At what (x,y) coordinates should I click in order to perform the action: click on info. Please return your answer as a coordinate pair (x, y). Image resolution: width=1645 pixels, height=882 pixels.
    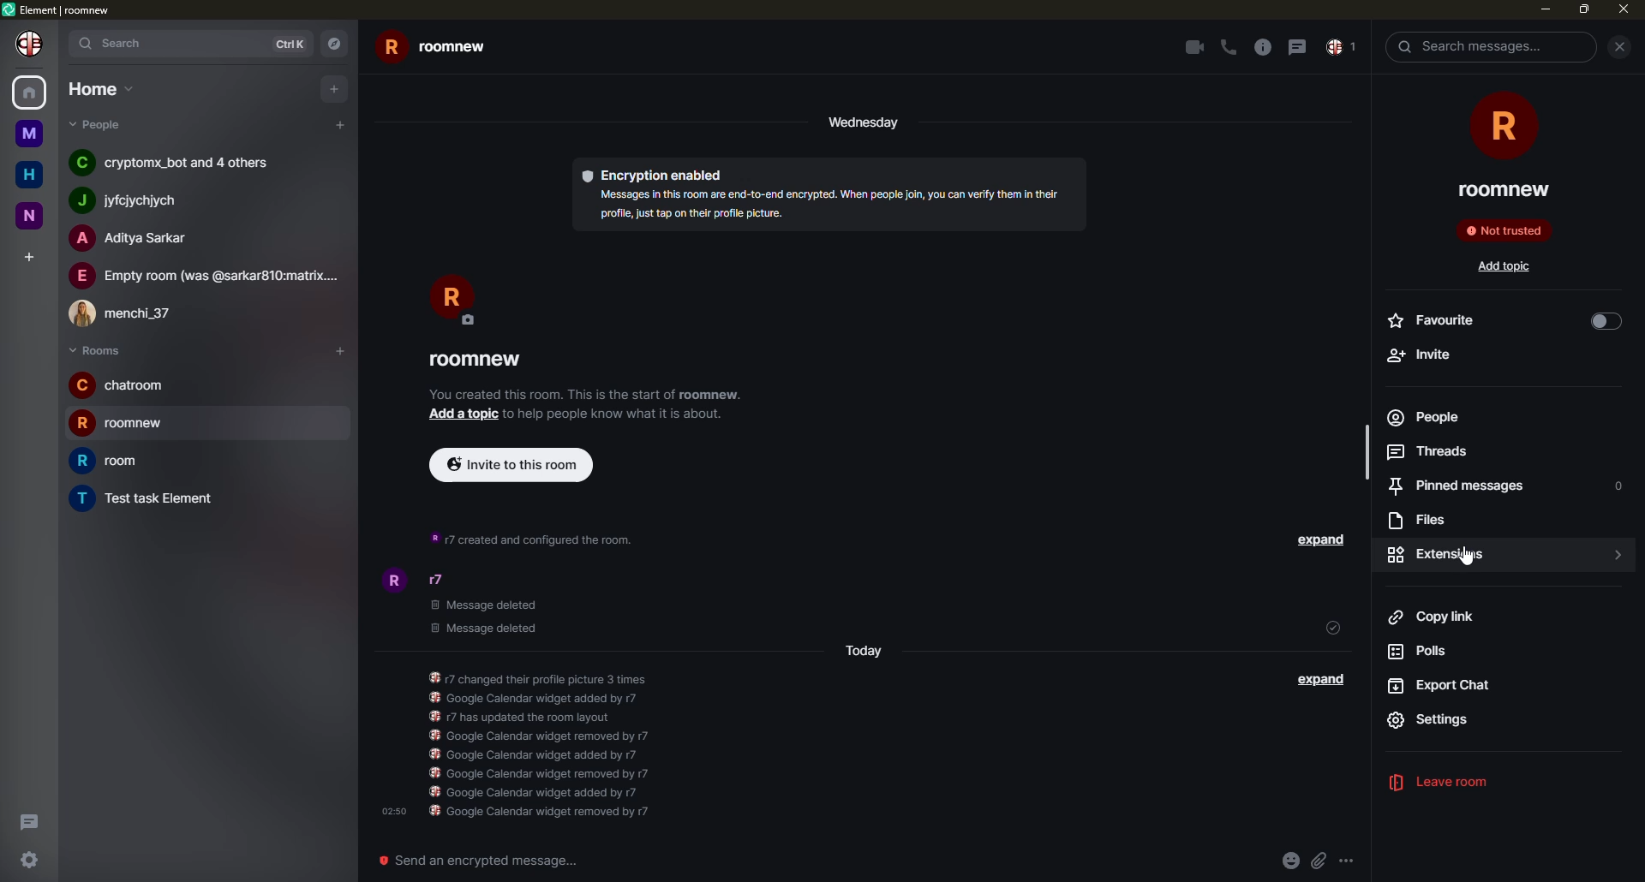
    Looking at the image, I should click on (586, 395).